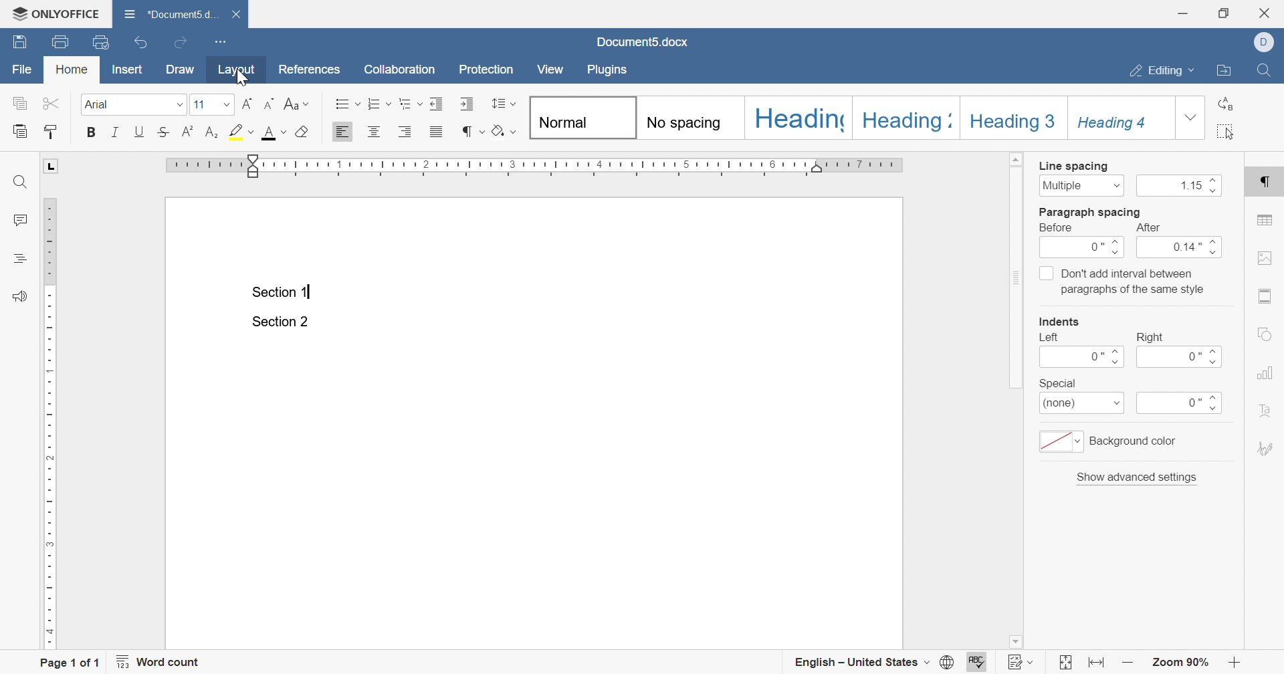  What do you see at coordinates (1267, 297) in the screenshot?
I see `header & footer settings` at bounding box center [1267, 297].